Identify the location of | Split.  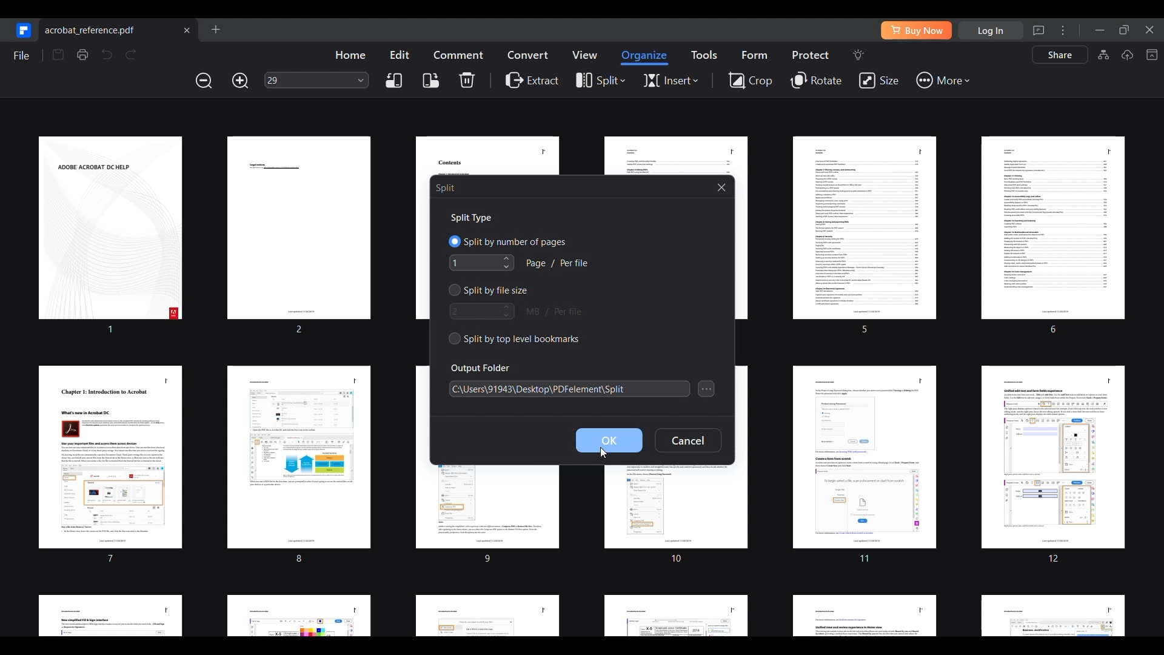
(467, 187).